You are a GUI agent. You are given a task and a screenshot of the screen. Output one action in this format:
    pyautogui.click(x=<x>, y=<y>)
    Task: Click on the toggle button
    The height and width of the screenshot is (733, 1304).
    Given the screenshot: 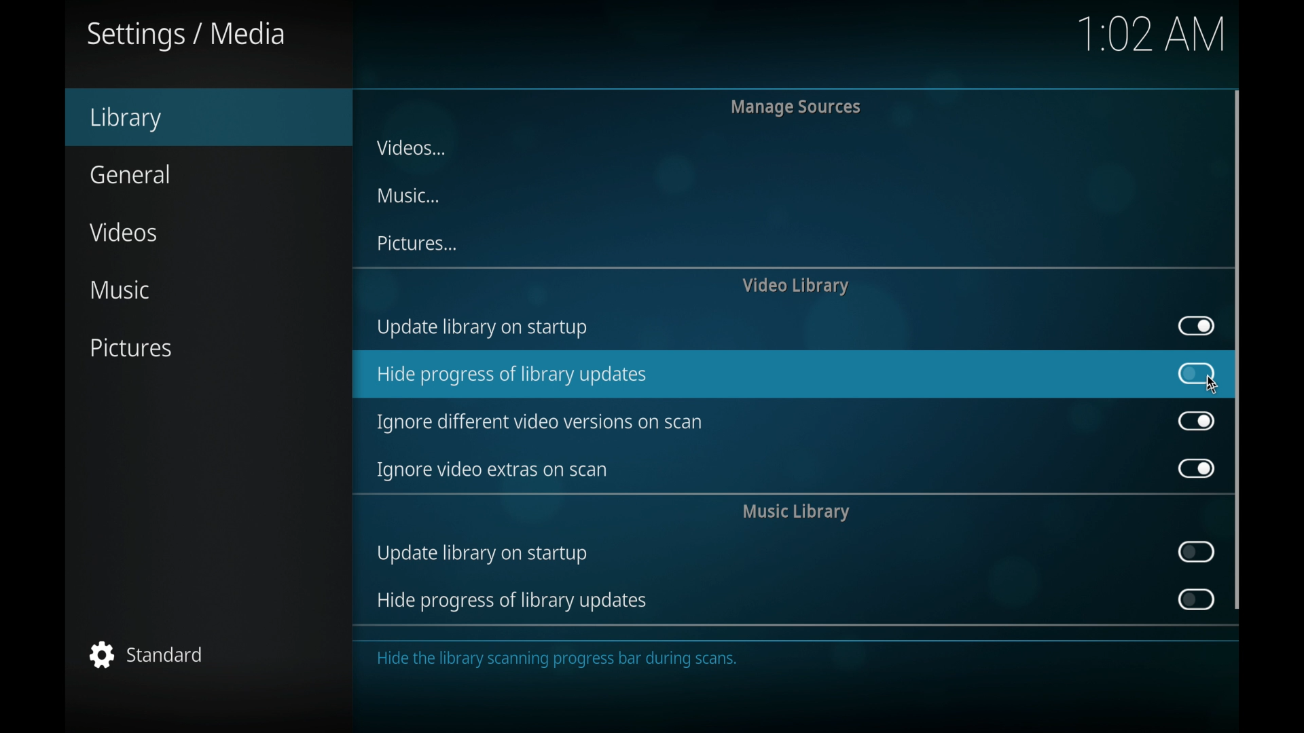 What is the action you would take?
    pyautogui.click(x=1195, y=468)
    